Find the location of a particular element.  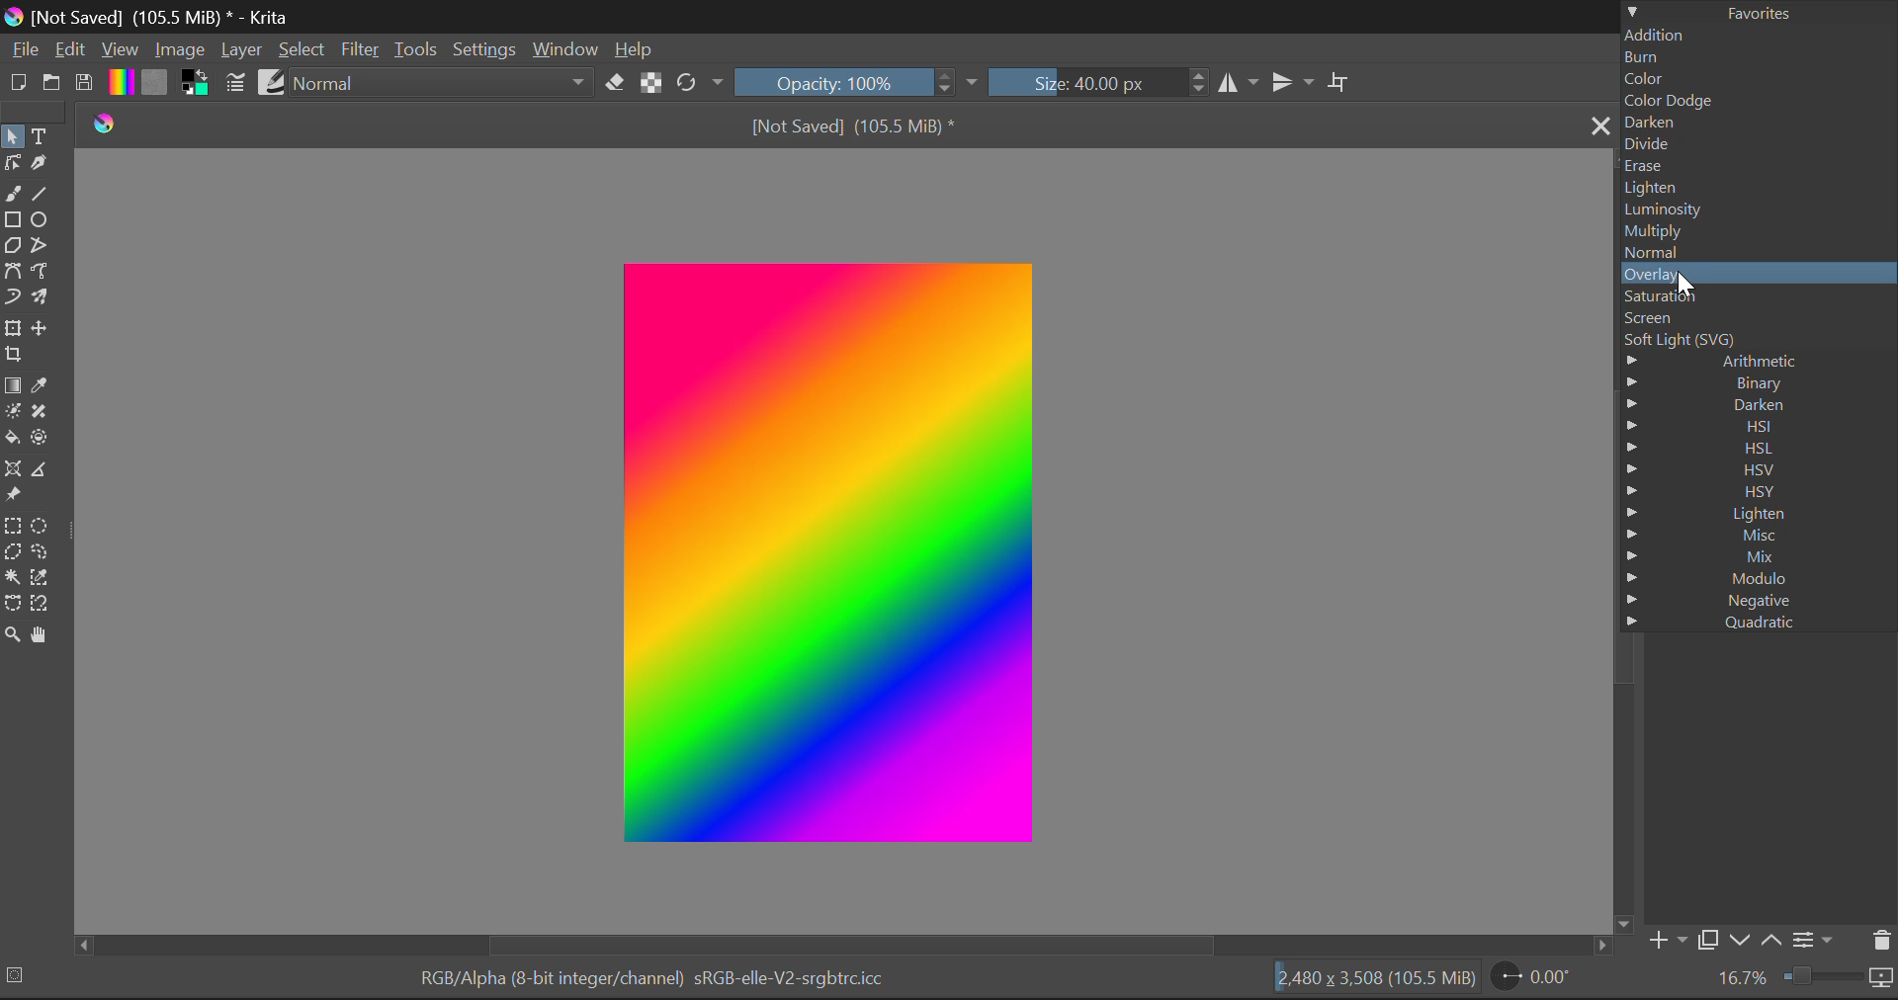

Help is located at coordinates (636, 50).